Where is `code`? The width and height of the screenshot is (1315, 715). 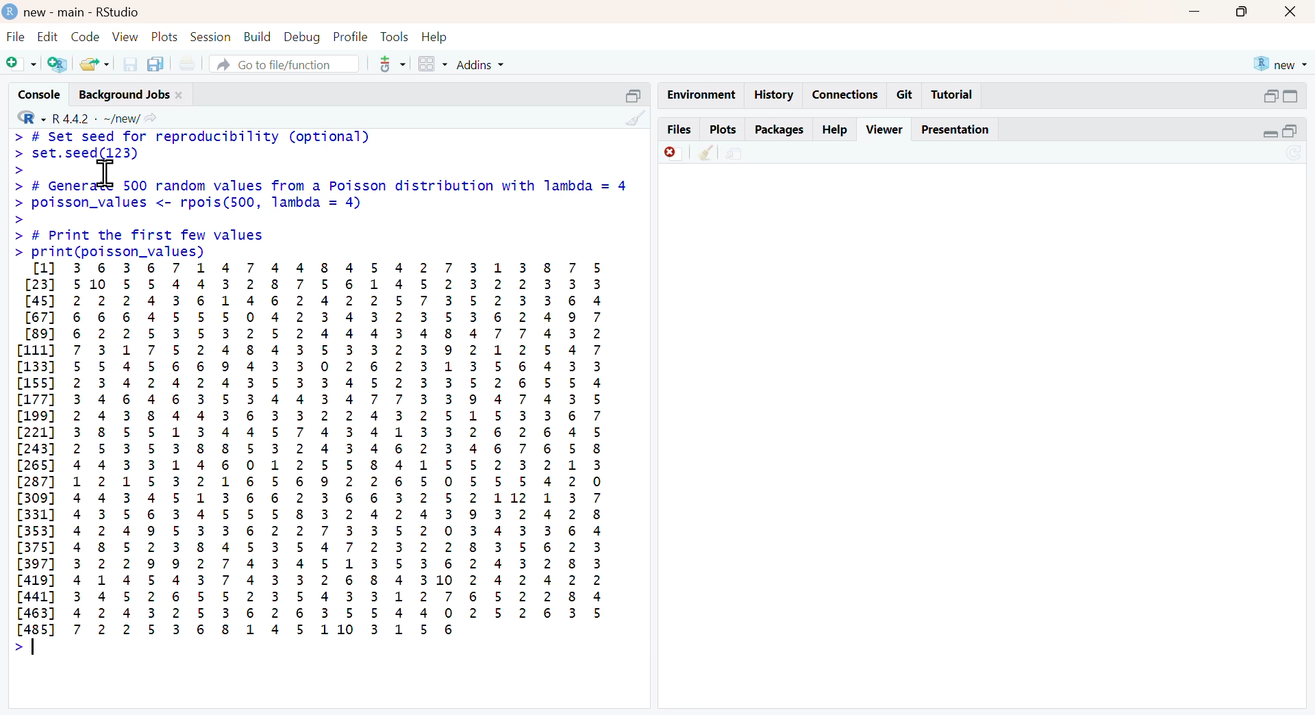
code is located at coordinates (86, 36).